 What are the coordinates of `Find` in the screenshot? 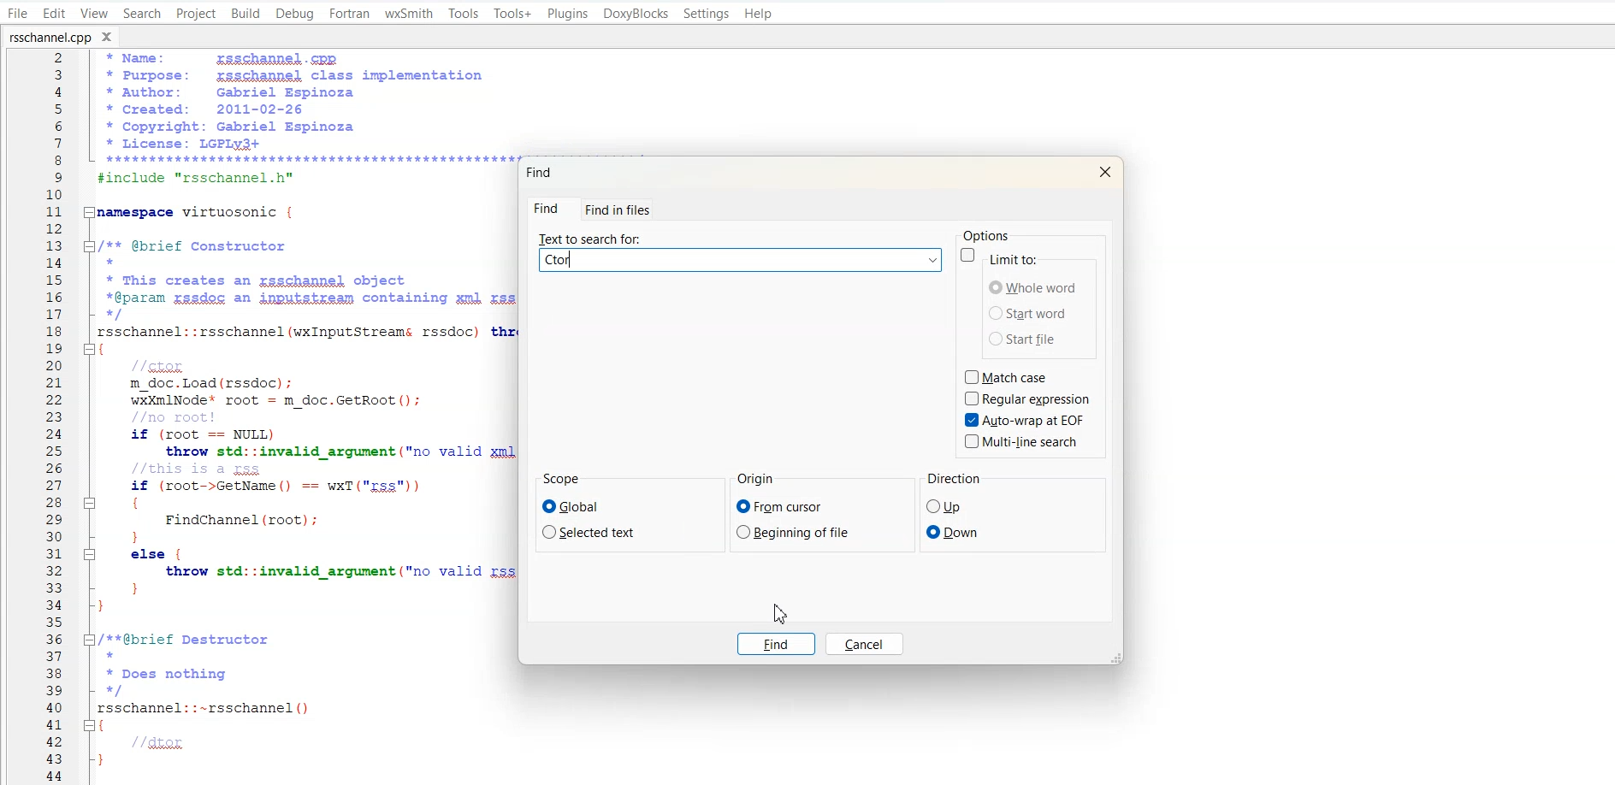 It's located at (549, 209).